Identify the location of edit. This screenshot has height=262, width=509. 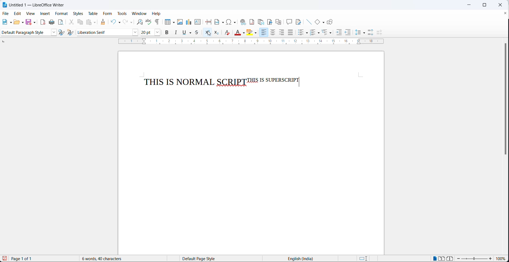
(17, 14).